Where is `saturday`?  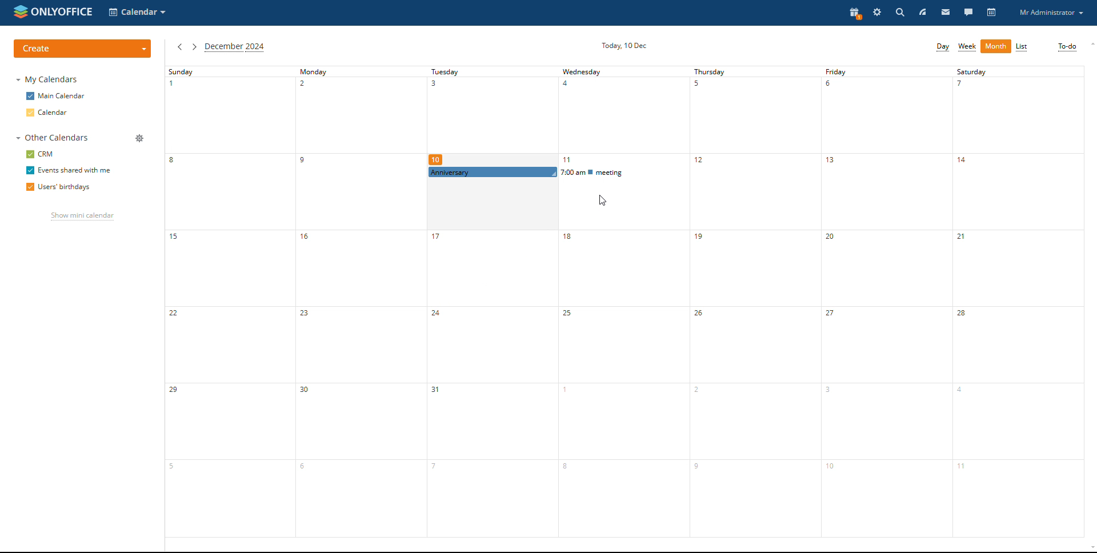
saturday is located at coordinates (1018, 302).